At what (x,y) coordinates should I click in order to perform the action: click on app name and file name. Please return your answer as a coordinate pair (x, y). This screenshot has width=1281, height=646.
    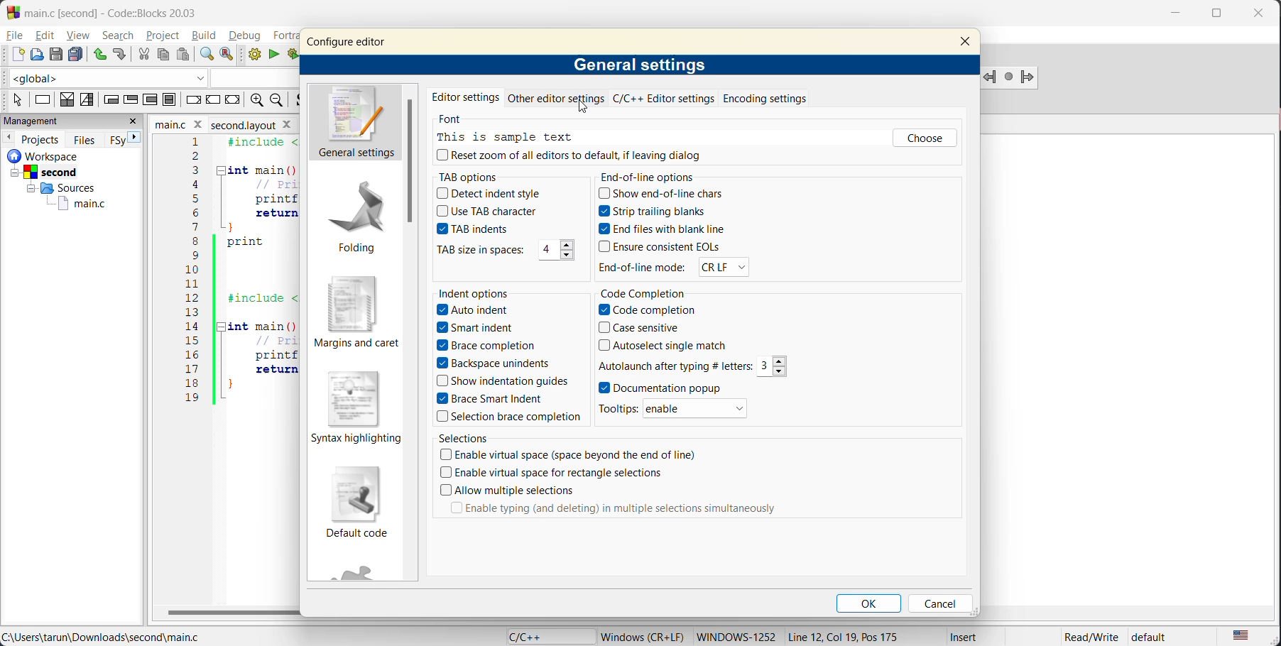
    Looking at the image, I should click on (124, 11).